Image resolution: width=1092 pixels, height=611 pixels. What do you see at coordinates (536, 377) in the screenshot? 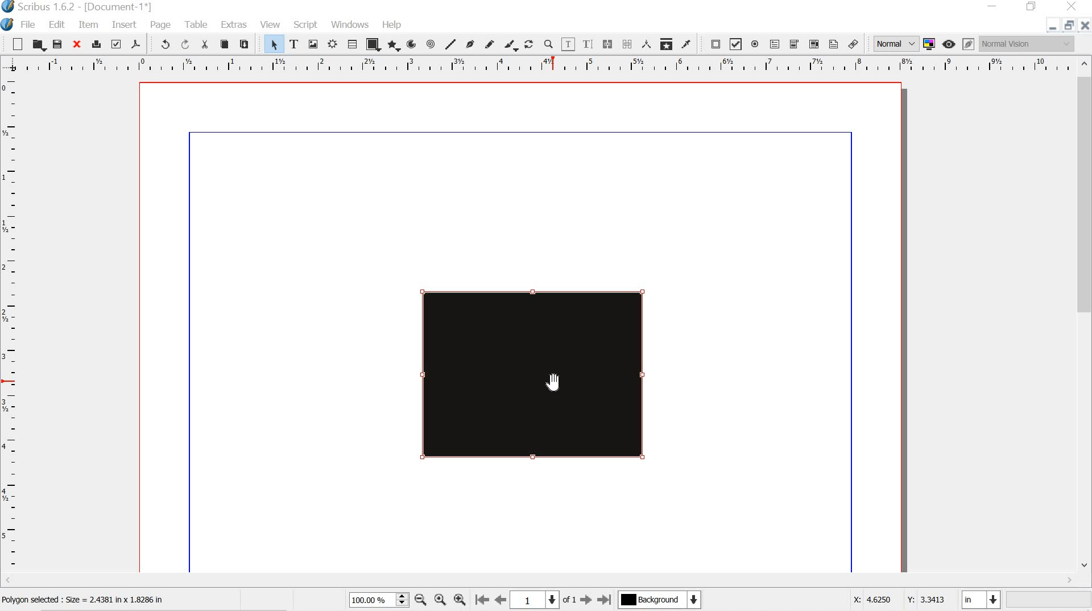
I see `black polygon` at bounding box center [536, 377].